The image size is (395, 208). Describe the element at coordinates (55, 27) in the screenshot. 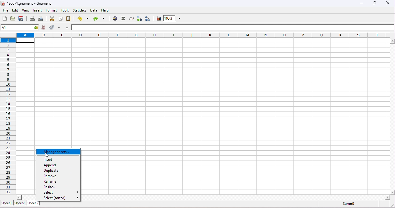

I see `accept change` at that location.